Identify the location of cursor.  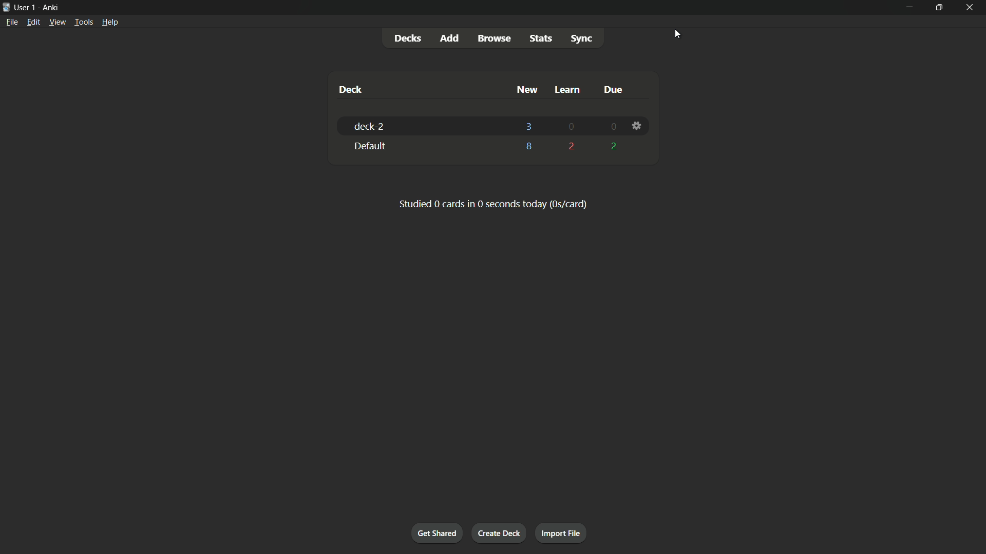
(678, 34).